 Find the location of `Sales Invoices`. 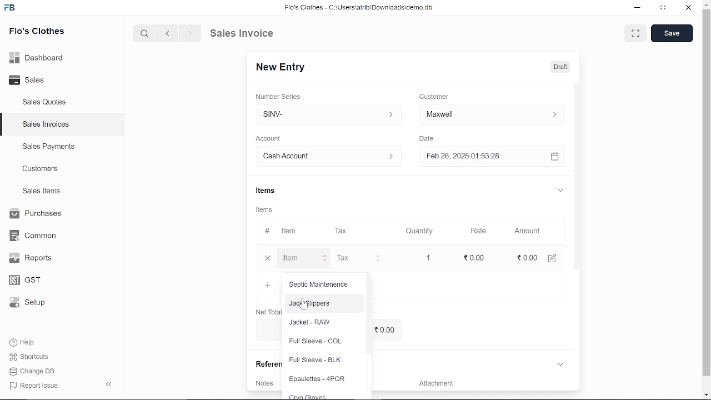

Sales Invoices is located at coordinates (49, 126).